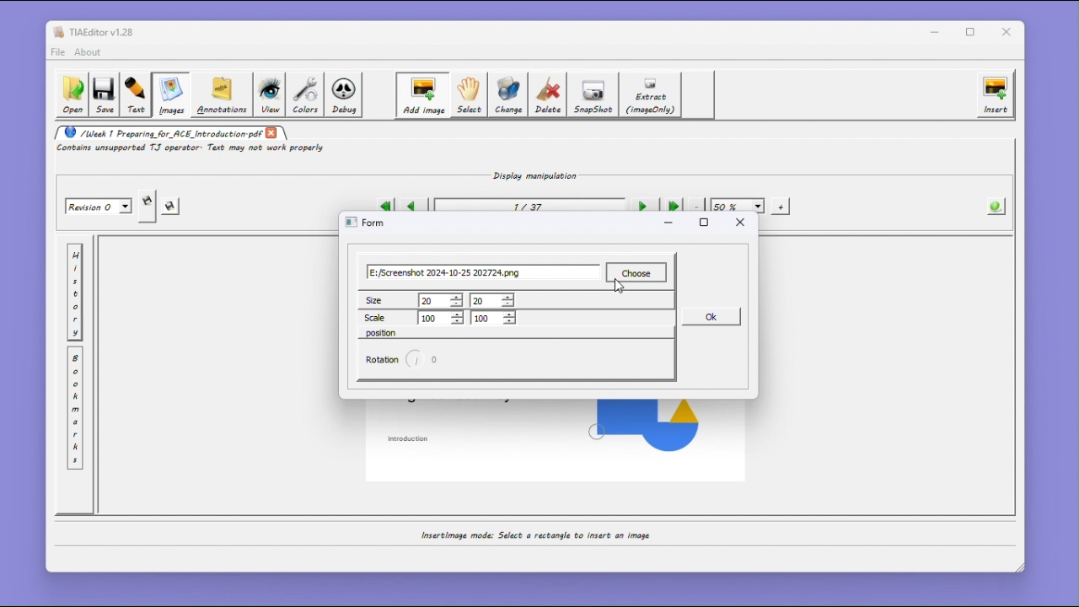 The height and width of the screenshot is (607, 1079). Describe the element at coordinates (158, 132) in the screenshot. I see `/Week 1 Preparing_for_ACE_Introduction.pdf` at that location.